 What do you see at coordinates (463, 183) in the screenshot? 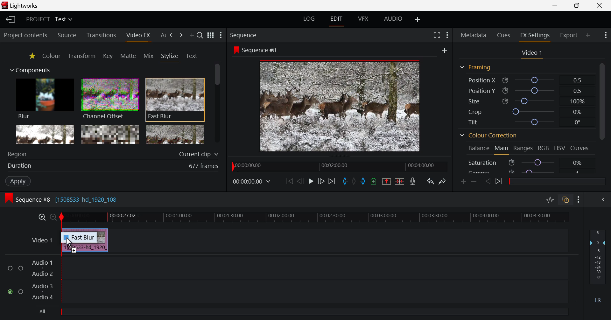
I see `Add keyframe` at bounding box center [463, 183].